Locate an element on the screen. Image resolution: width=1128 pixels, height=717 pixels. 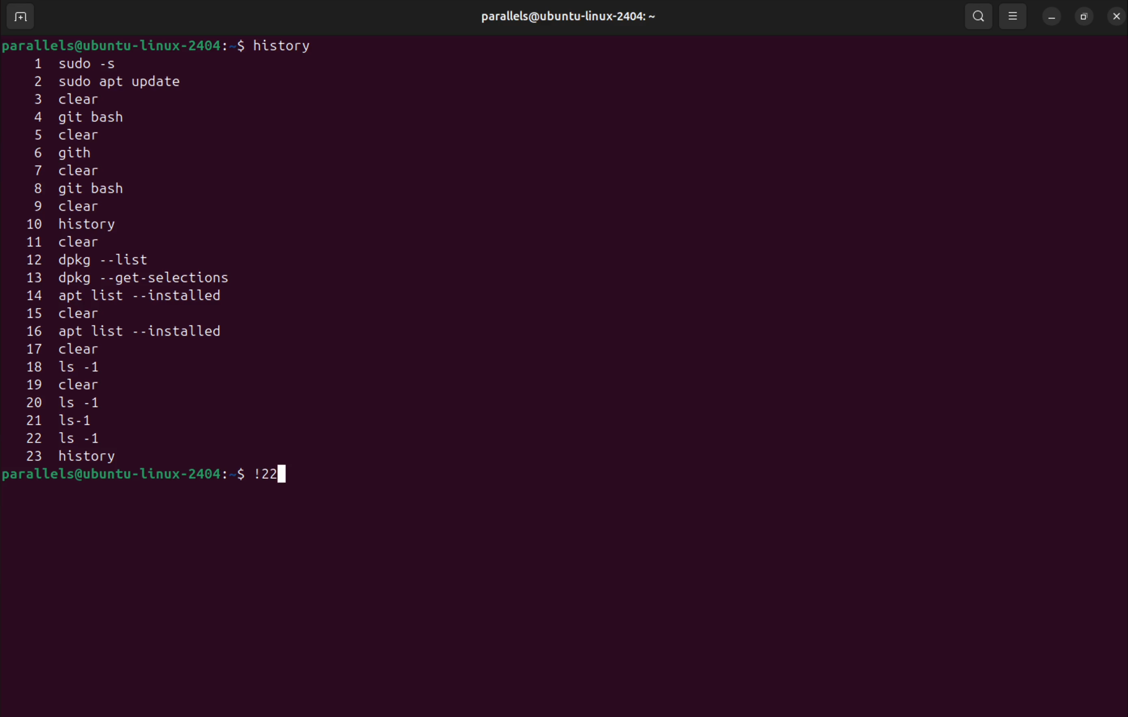
9 clear is located at coordinates (63, 207).